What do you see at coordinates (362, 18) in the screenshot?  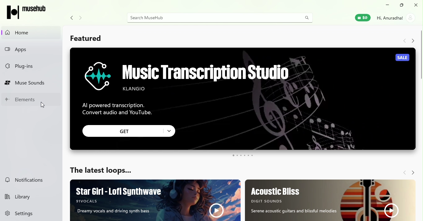 I see `Muse Wallet` at bounding box center [362, 18].